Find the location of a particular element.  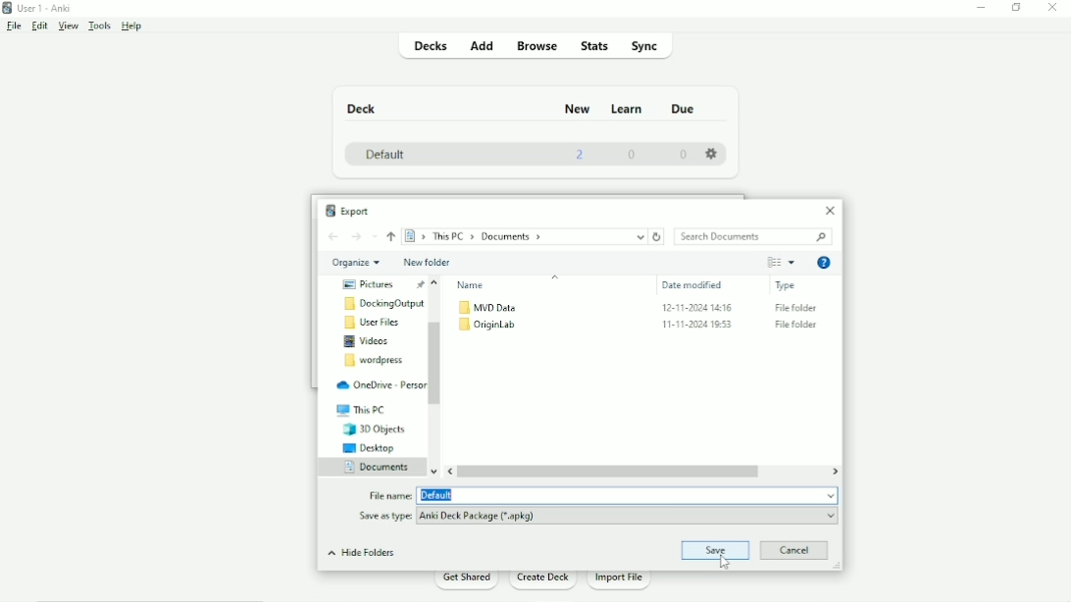

0 is located at coordinates (683, 155).